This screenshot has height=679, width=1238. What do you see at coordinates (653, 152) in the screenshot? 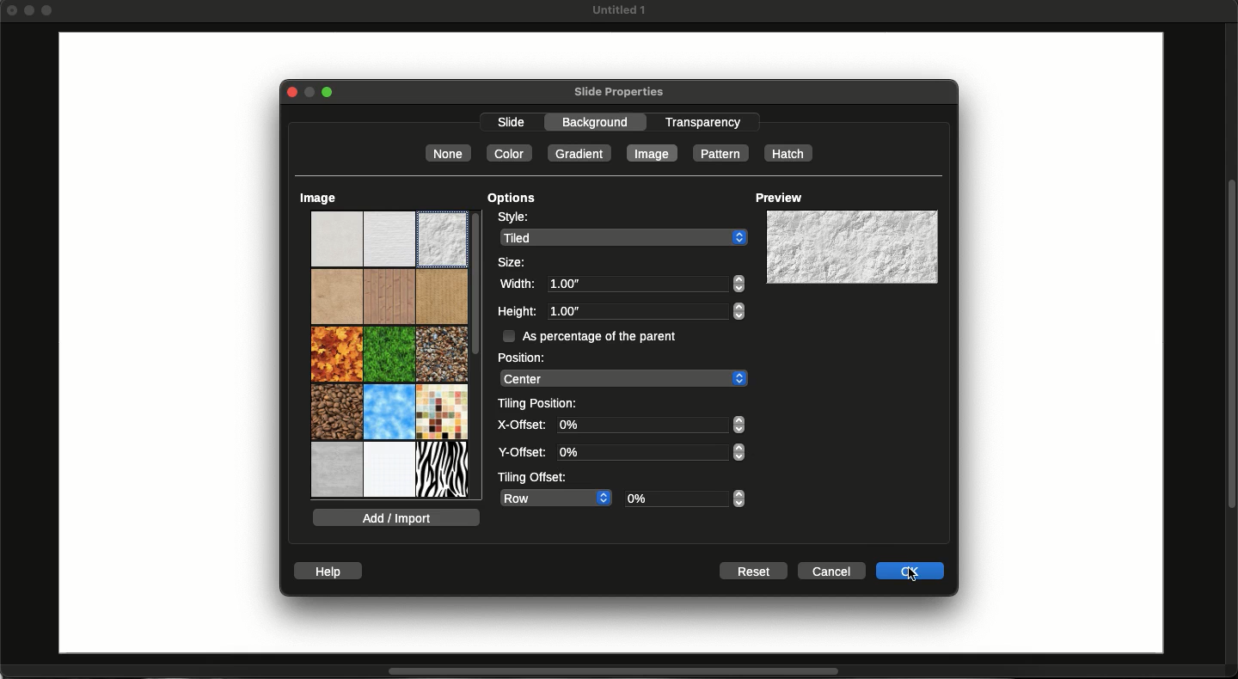
I see `Image selected` at bounding box center [653, 152].